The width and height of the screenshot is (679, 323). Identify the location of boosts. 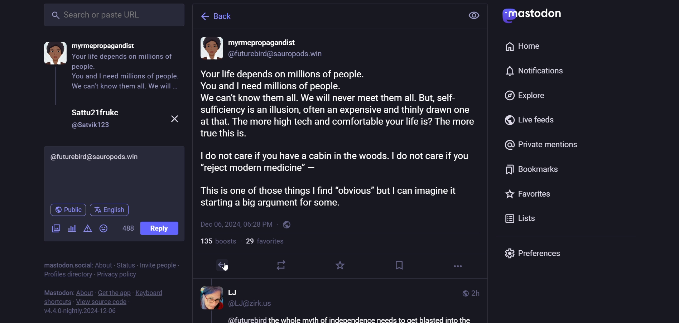
(217, 241).